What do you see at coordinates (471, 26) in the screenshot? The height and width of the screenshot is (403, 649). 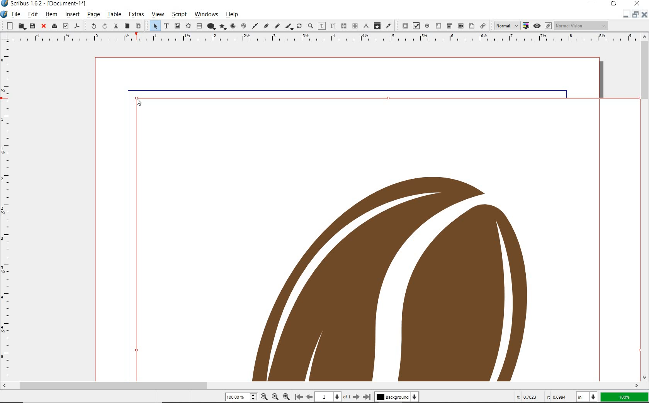 I see `pdf list box` at bounding box center [471, 26].